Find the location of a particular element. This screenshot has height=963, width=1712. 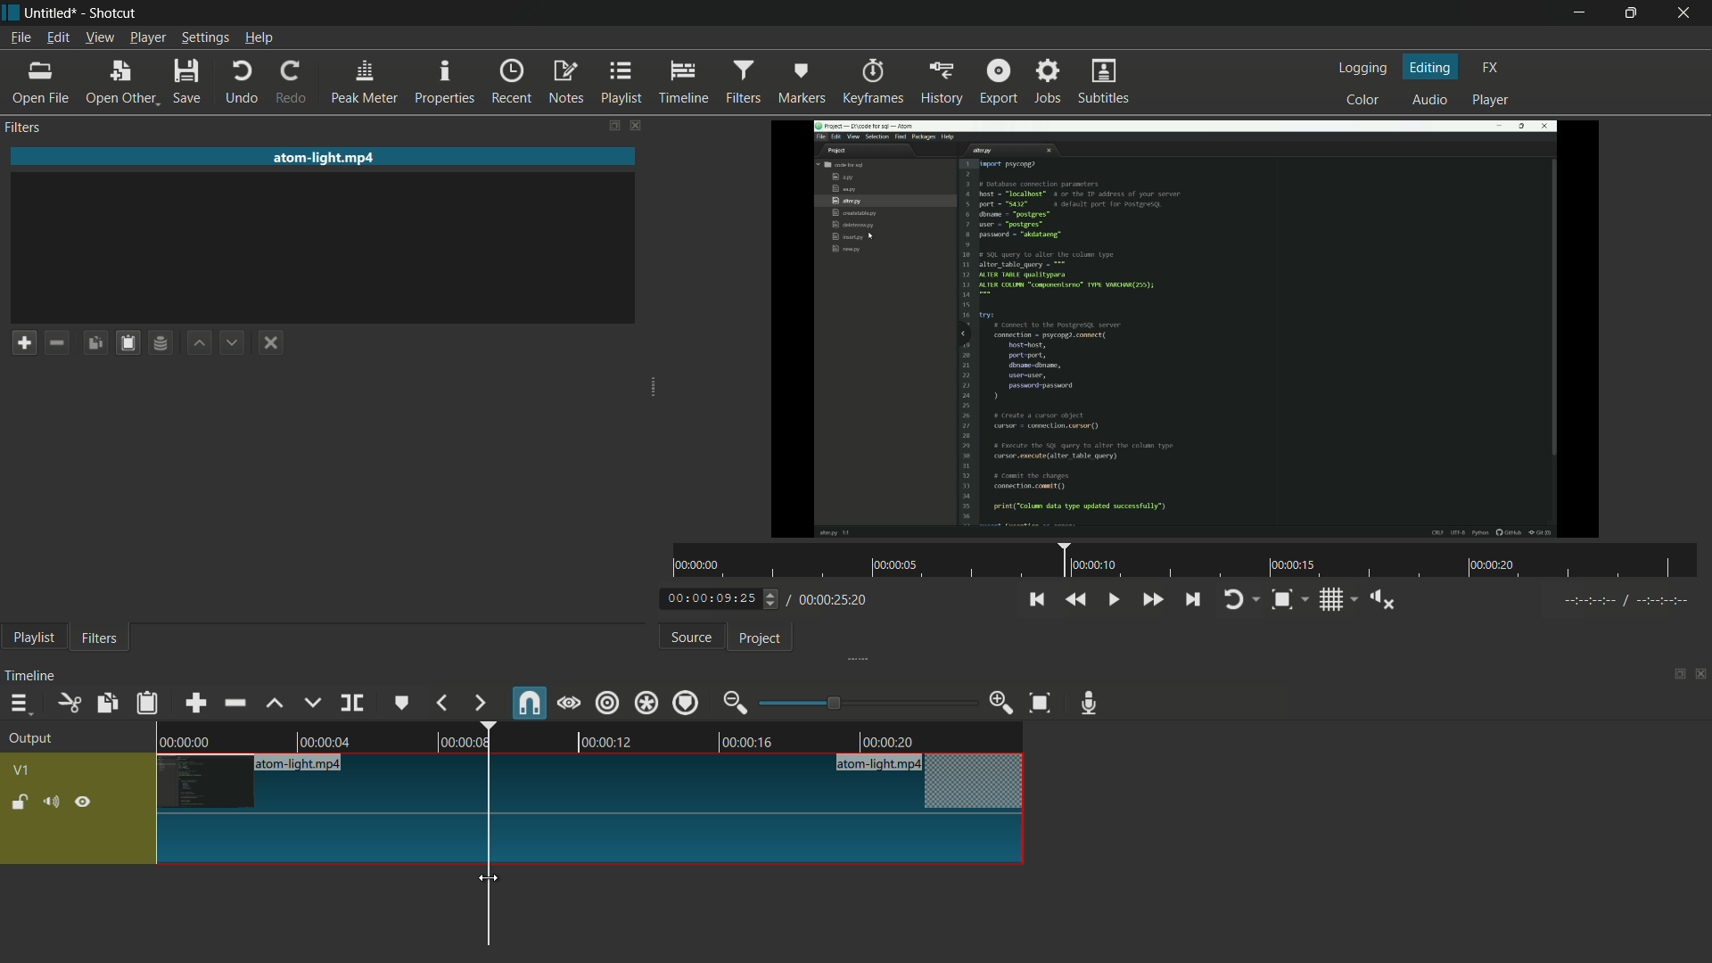

hide is located at coordinates (85, 801).